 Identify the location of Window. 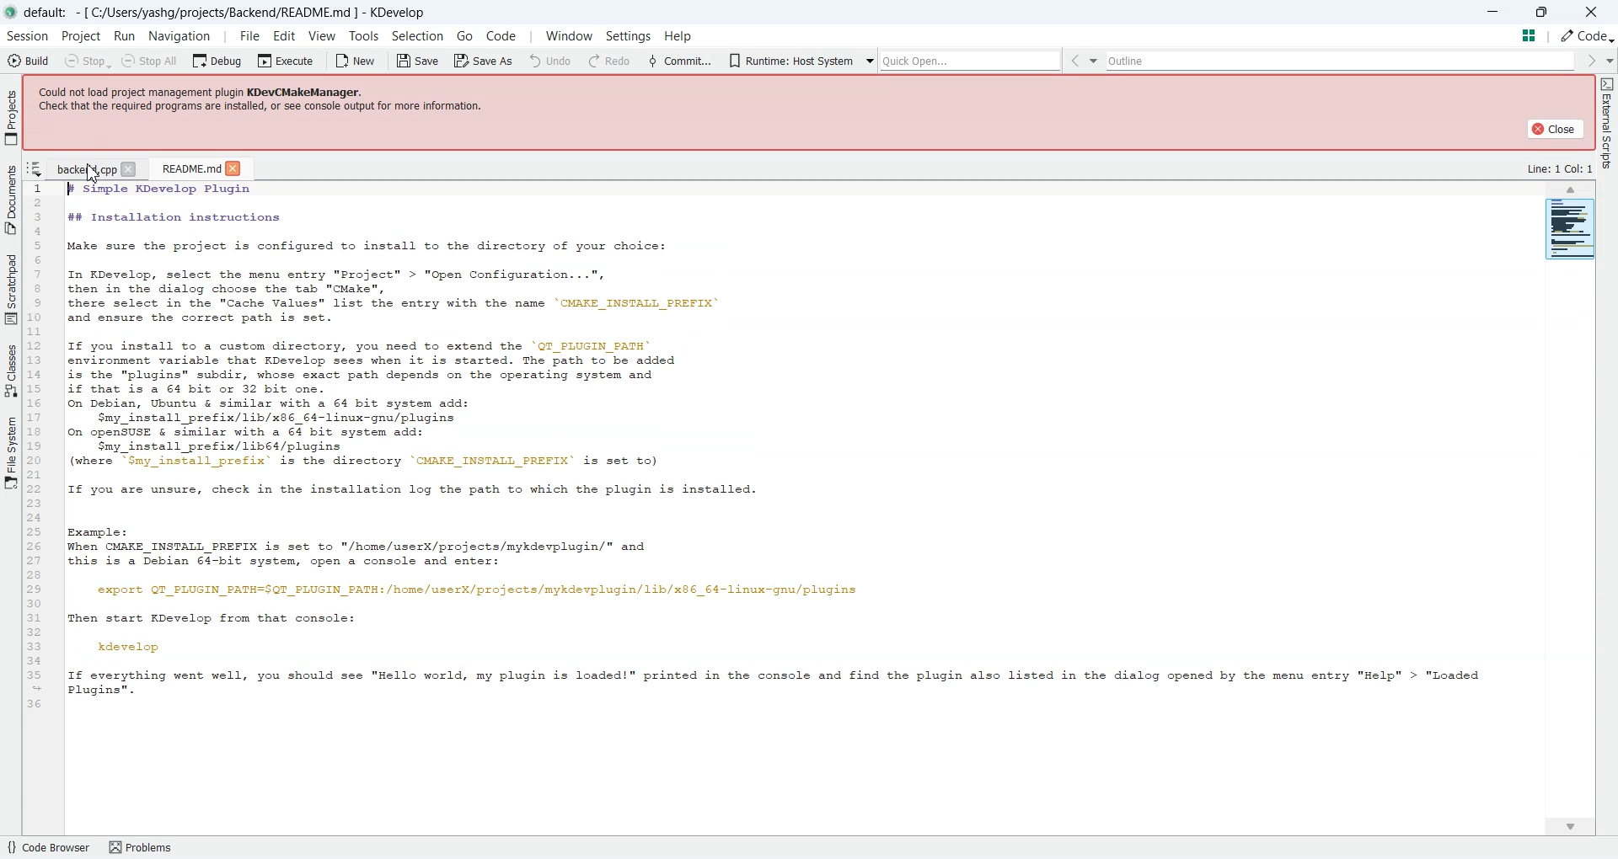
(565, 36).